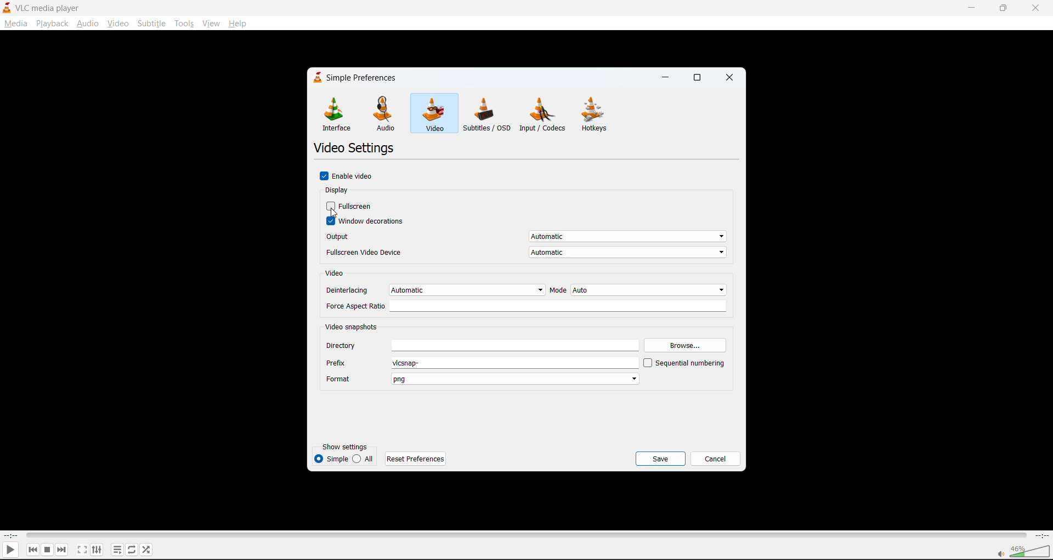 Image resolution: width=1053 pixels, height=560 pixels. What do you see at coordinates (418, 460) in the screenshot?
I see `reset preferences` at bounding box center [418, 460].